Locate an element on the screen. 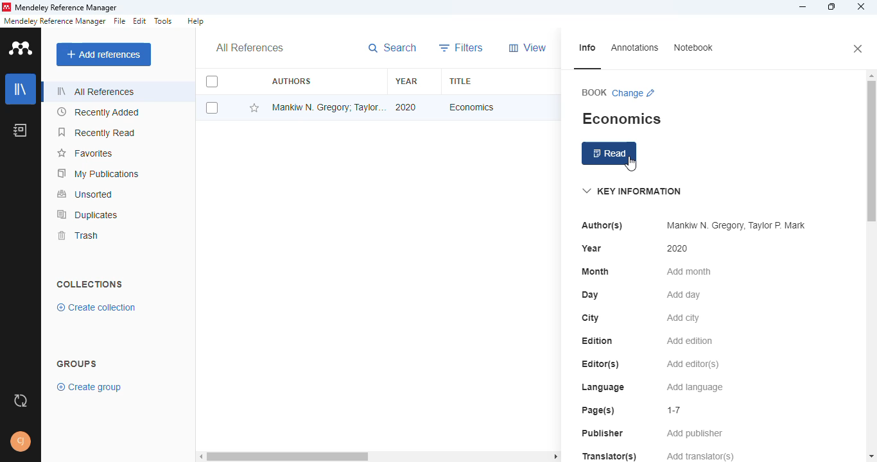 The width and height of the screenshot is (877, 462). collections is located at coordinates (90, 284).